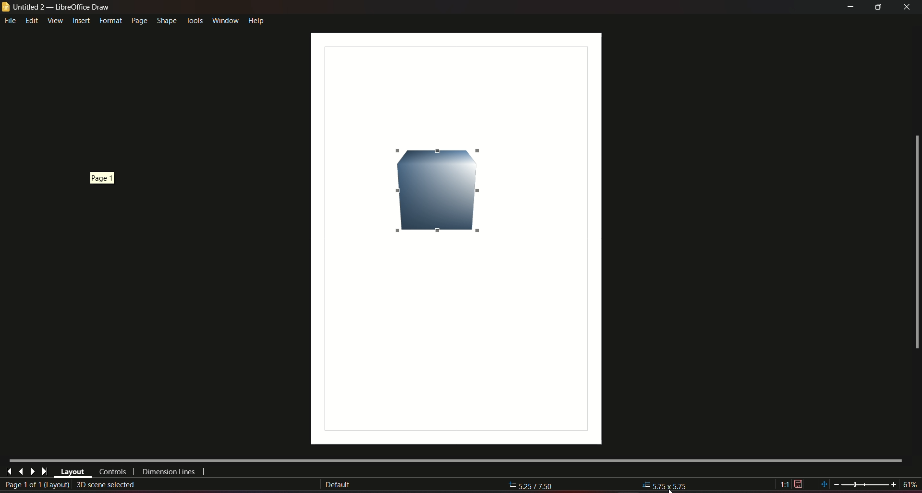  I want to click on last page, so click(44, 472).